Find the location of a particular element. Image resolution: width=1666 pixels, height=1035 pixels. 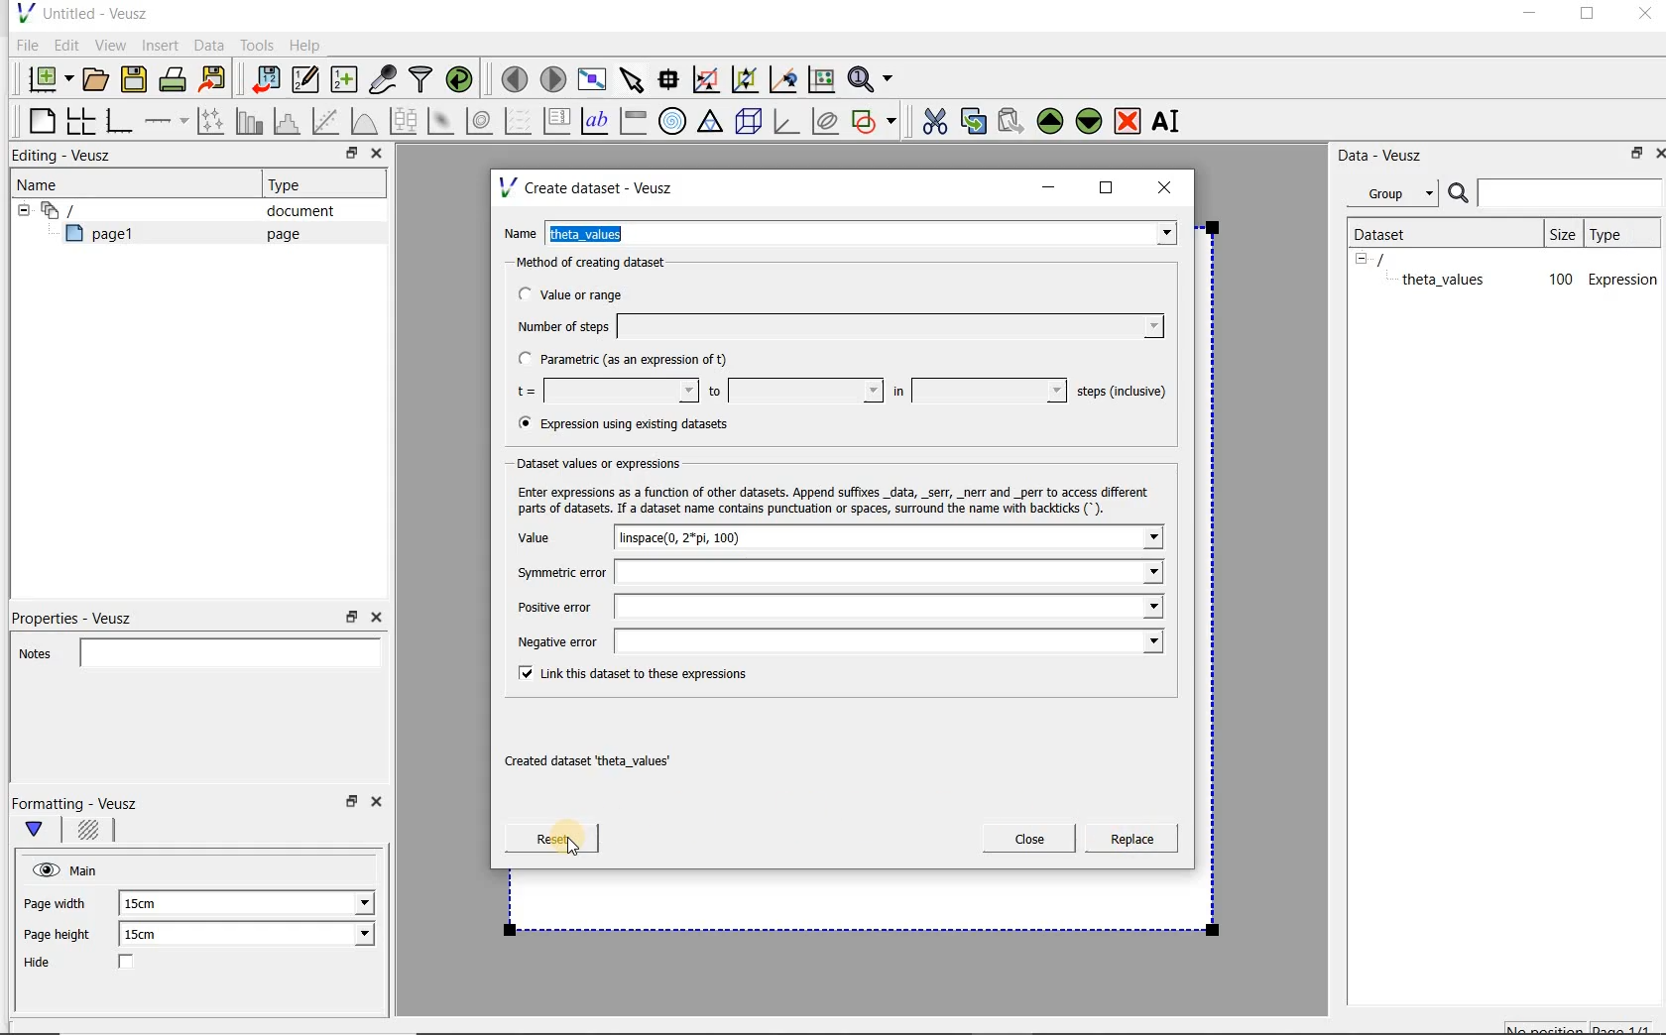

Dataset values or expressions is located at coordinates (609, 463).